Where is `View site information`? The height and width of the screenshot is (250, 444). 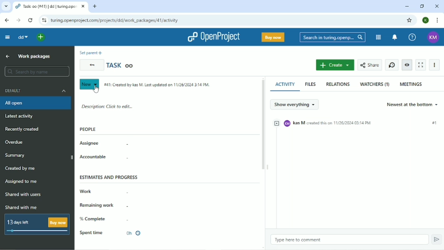
View site information is located at coordinates (44, 20).